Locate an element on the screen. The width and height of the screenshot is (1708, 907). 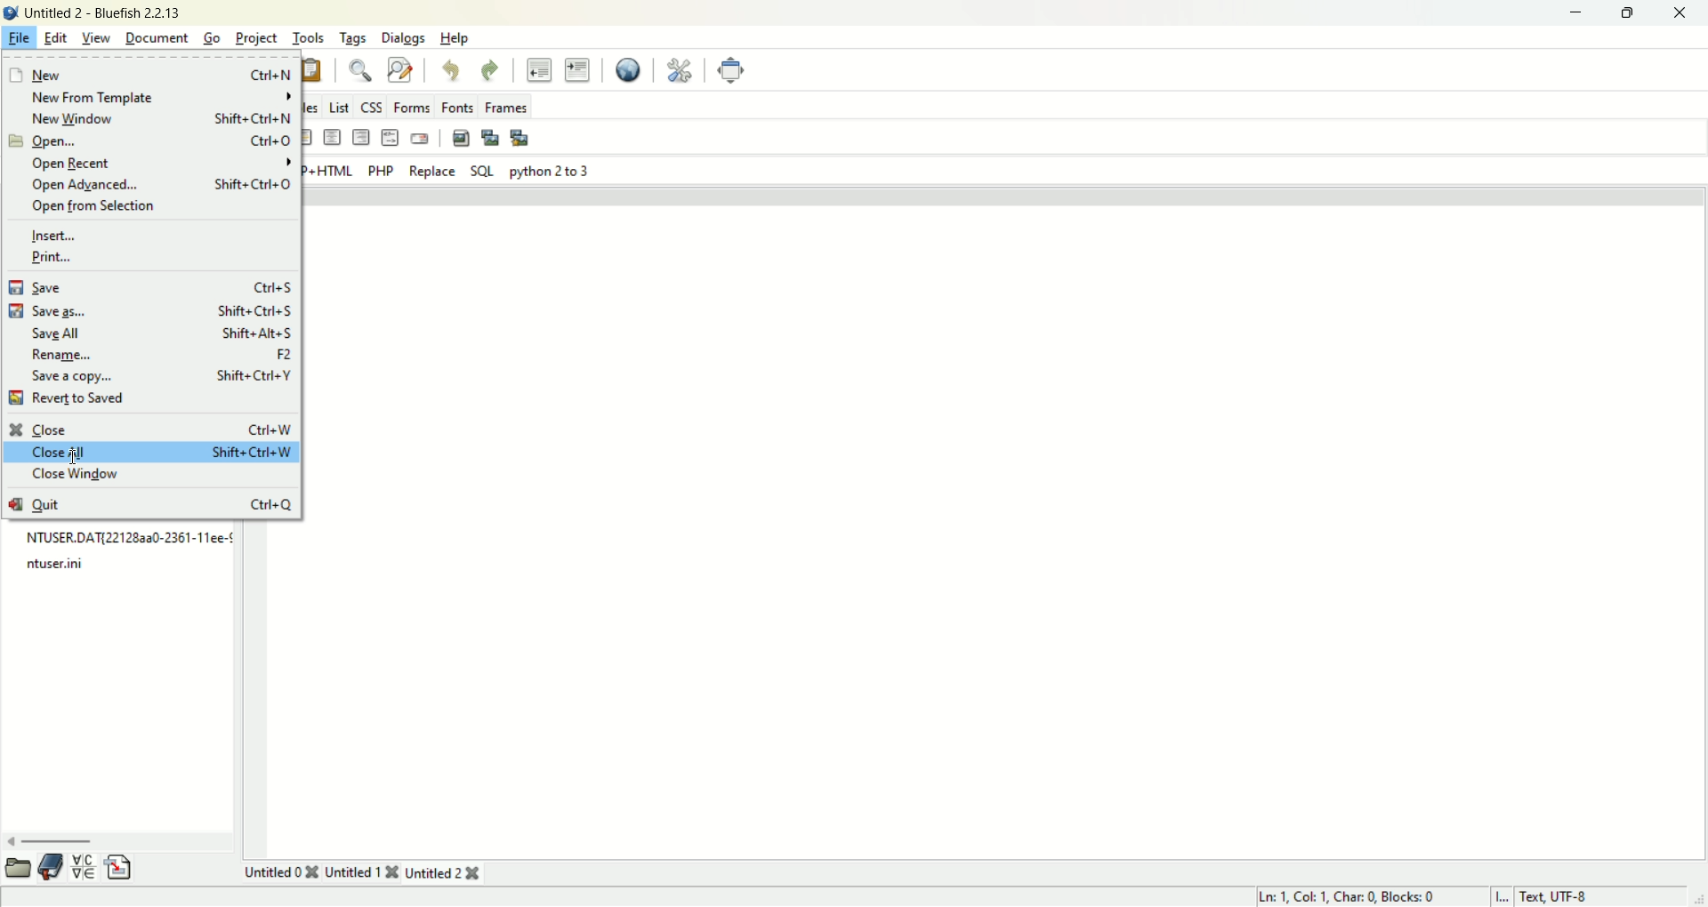
edit is located at coordinates (55, 37).